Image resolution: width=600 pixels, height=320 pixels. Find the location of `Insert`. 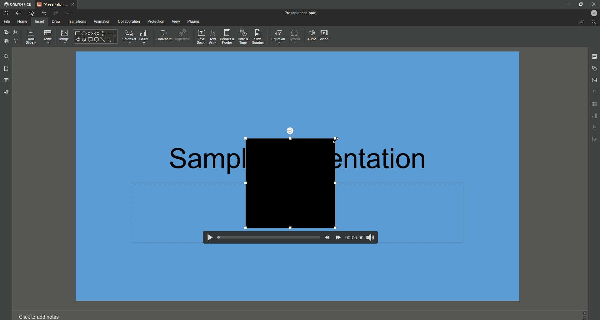

Insert is located at coordinates (39, 22).